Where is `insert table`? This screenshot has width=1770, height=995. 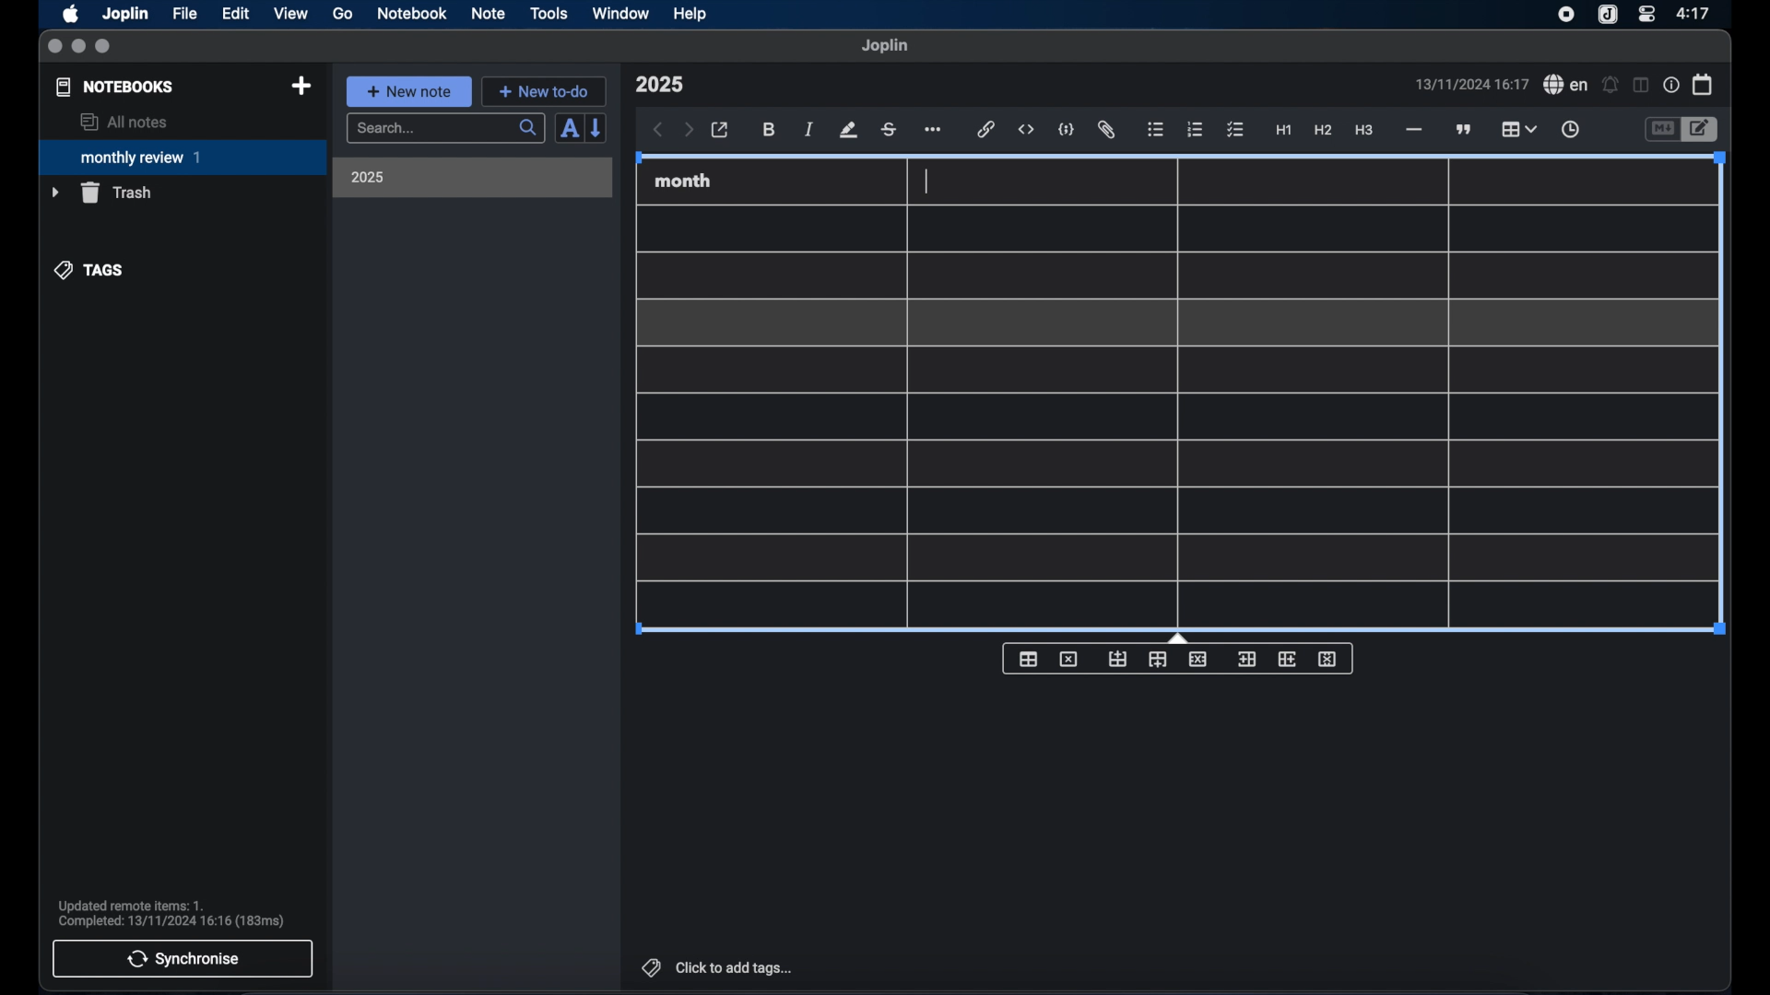 insert table is located at coordinates (1028, 659).